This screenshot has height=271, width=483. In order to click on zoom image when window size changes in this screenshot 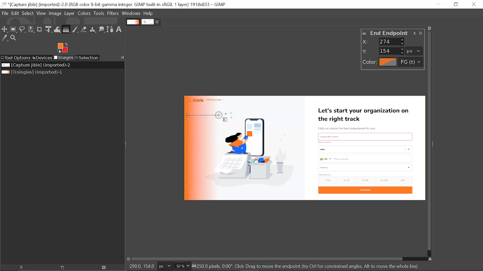, I will do `click(430, 27)`.